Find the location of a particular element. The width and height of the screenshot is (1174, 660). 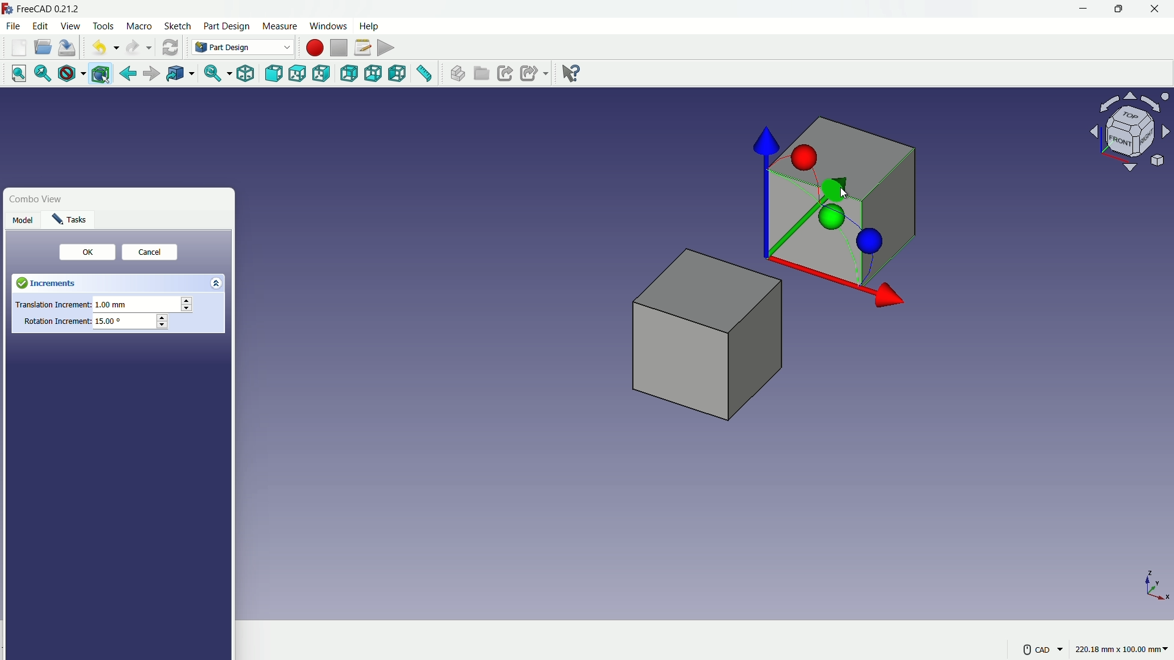

new file is located at coordinates (19, 48).